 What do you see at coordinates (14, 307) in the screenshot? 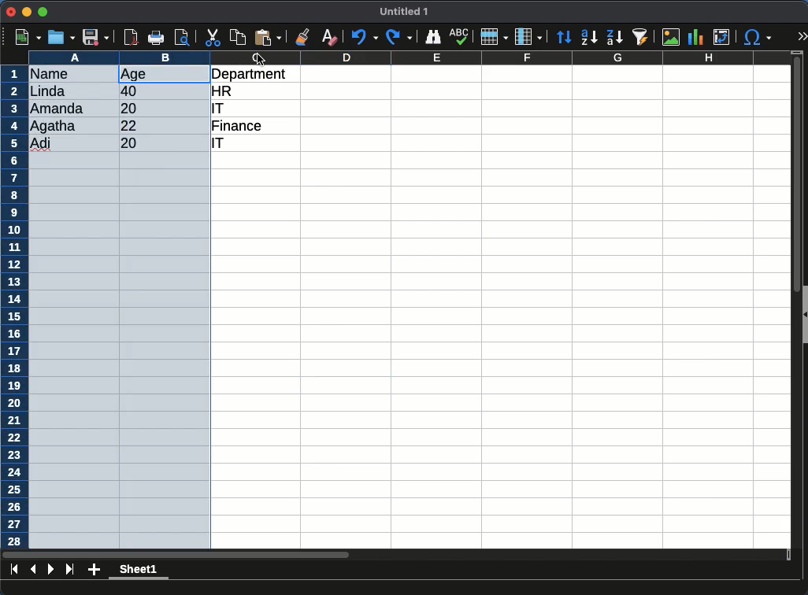
I see `rows` at bounding box center [14, 307].